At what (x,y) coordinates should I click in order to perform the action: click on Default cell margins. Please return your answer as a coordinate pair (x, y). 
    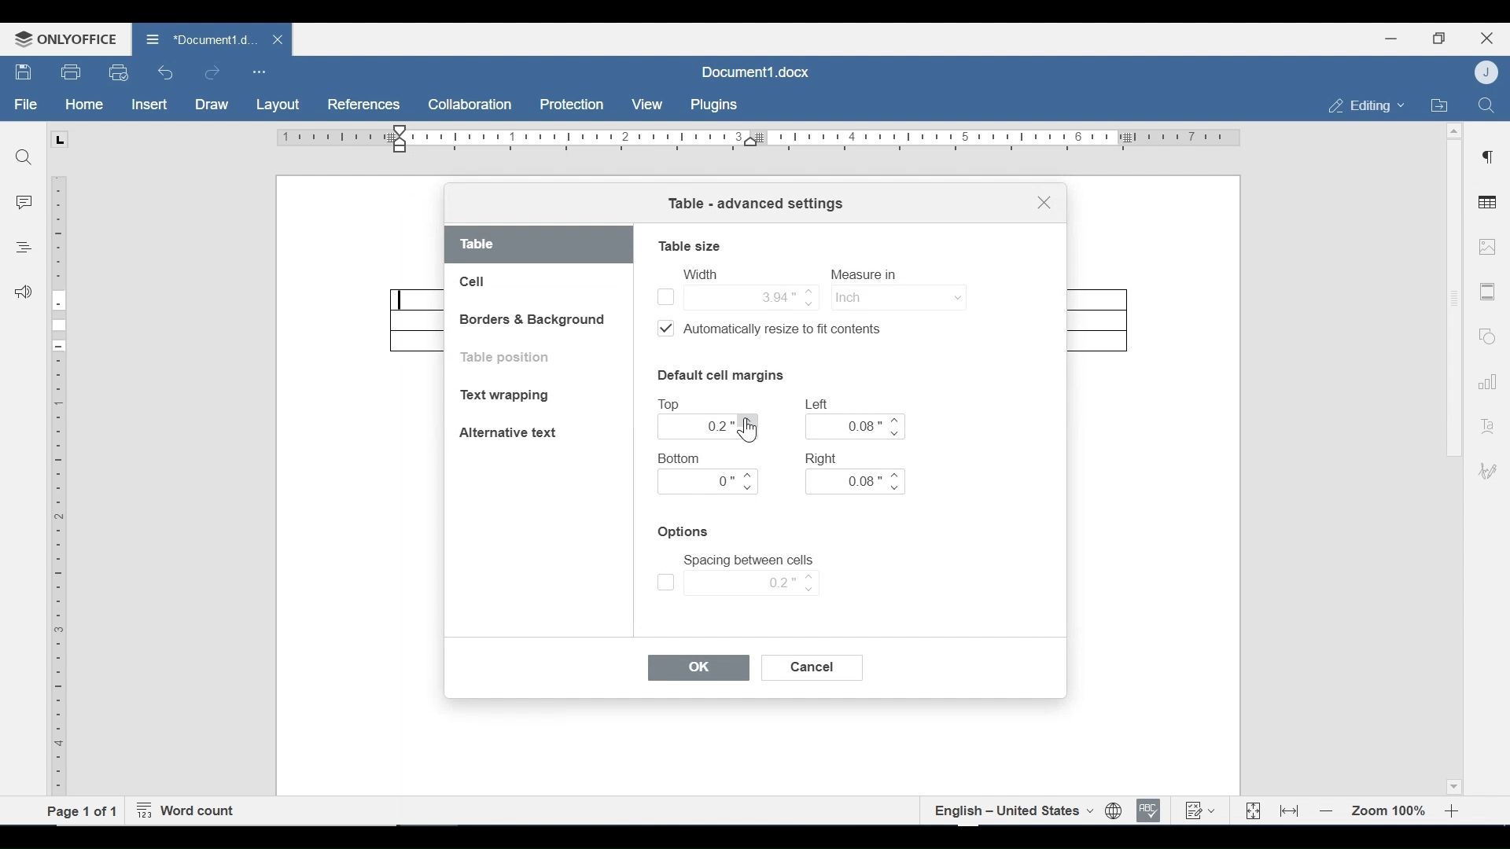
    Looking at the image, I should click on (720, 374).